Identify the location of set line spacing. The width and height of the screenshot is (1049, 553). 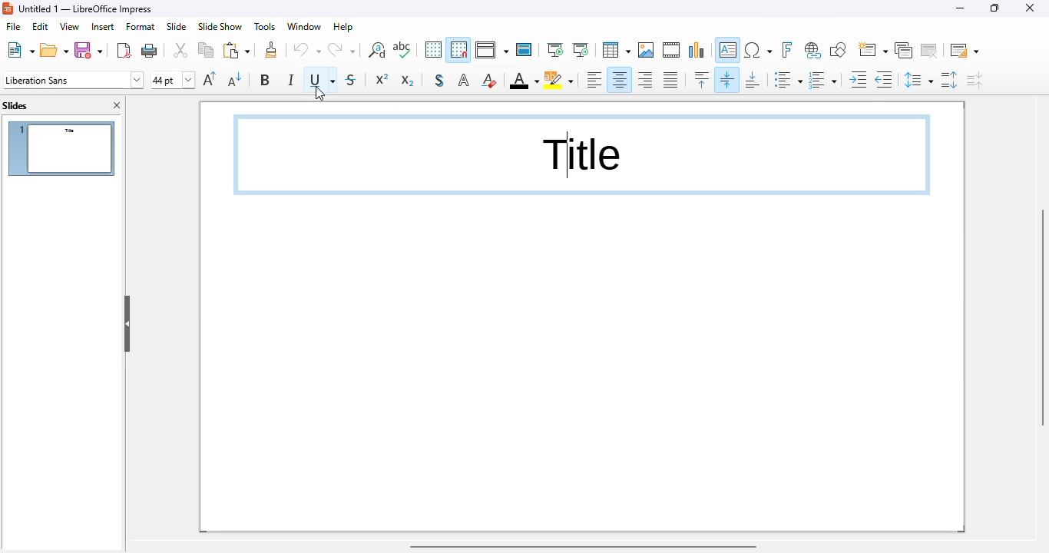
(918, 80).